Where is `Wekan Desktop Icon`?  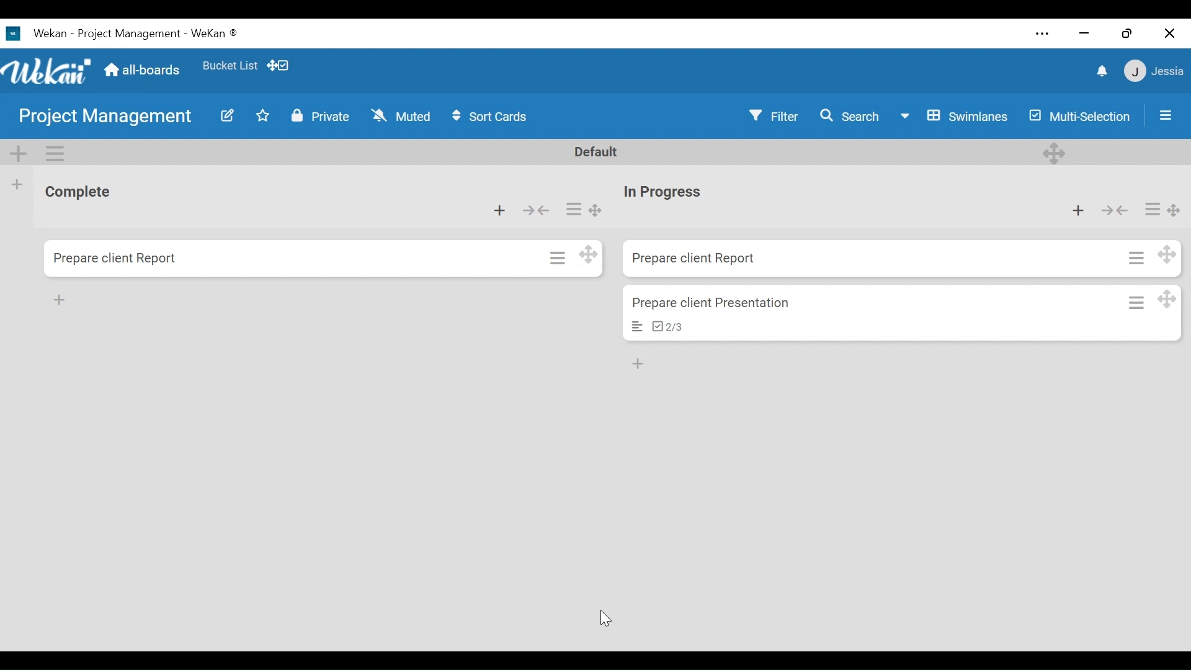 Wekan Desktop Icon is located at coordinates (133, 32).